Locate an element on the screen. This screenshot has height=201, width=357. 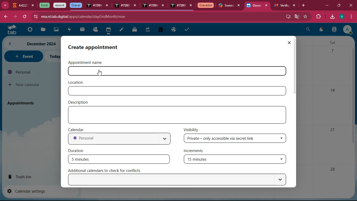
scroll bar is located at coordinates (296, 66).